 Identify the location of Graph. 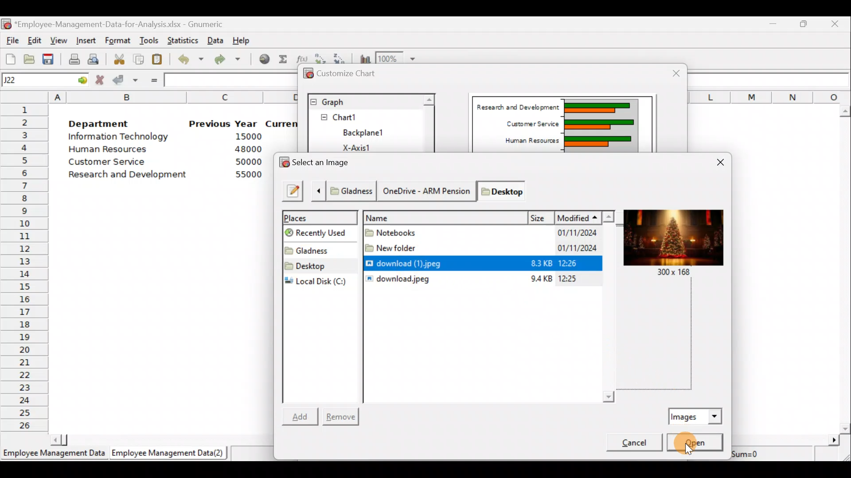
(364, 101).